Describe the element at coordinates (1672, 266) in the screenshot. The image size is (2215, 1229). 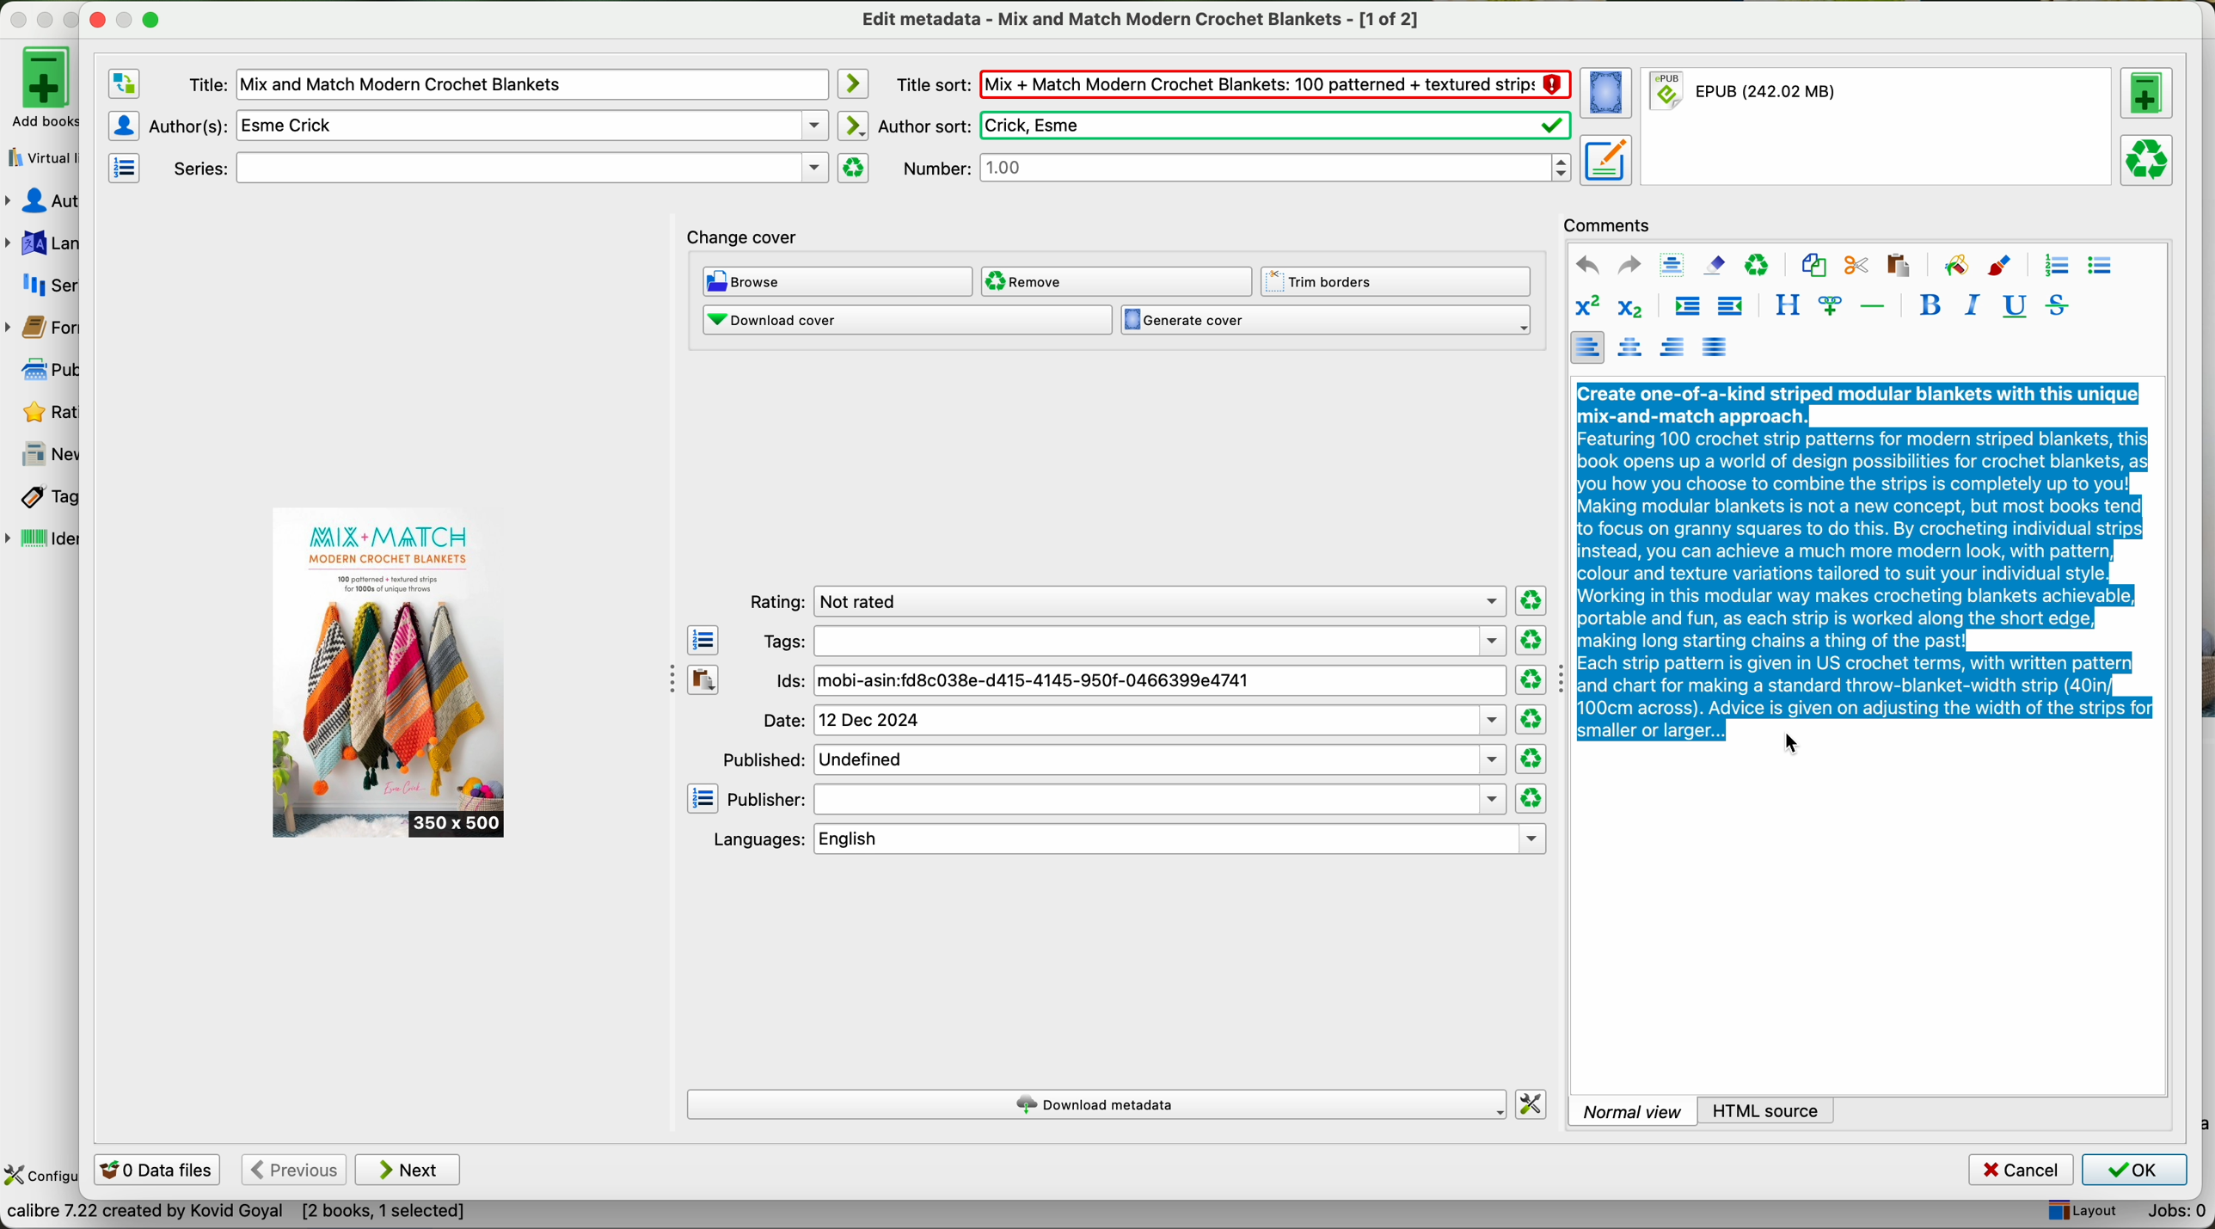
I see `select all` at that location.